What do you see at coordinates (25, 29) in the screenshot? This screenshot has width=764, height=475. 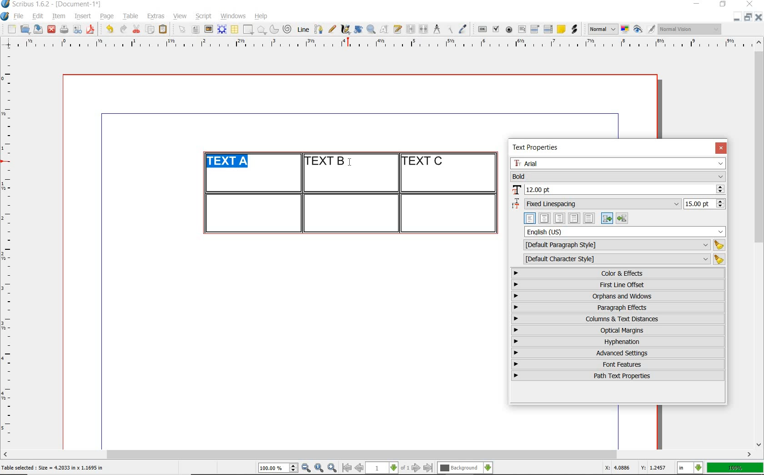 I see `open` at bounding box center [25, 29].